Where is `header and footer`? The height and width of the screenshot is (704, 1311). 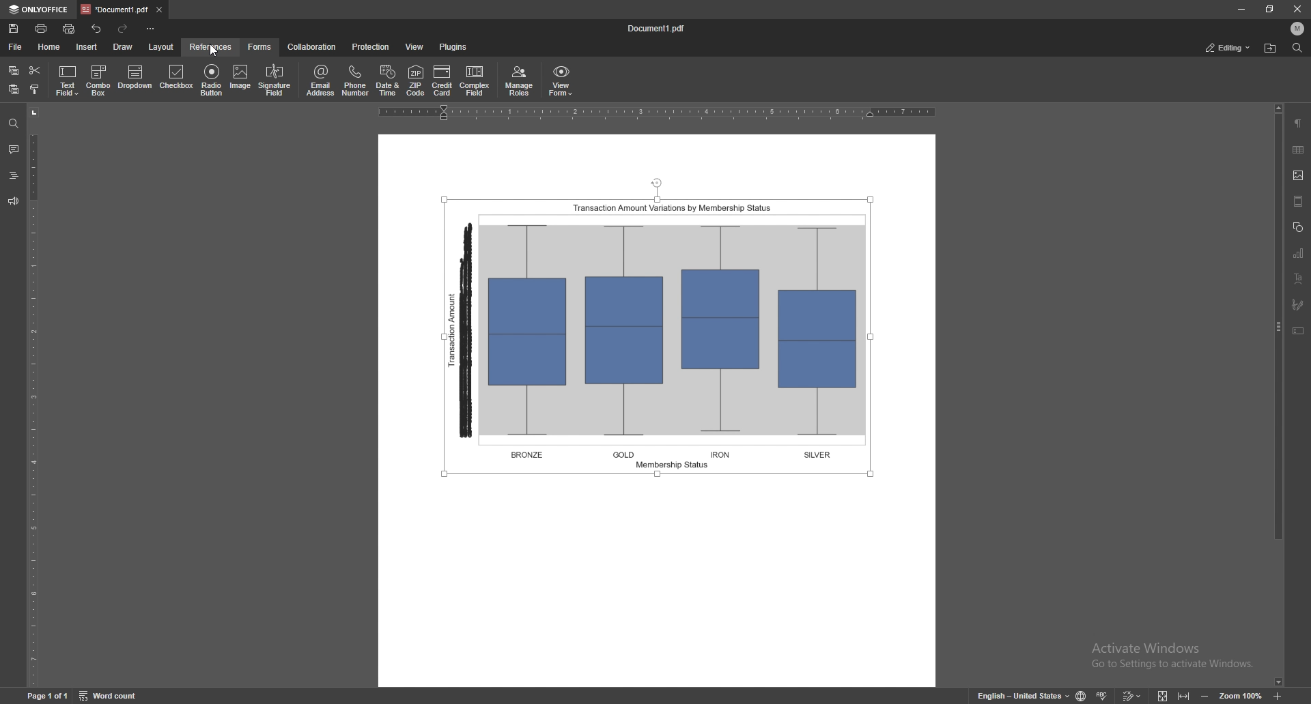
header and footer is located at coordinates (1299, 201).